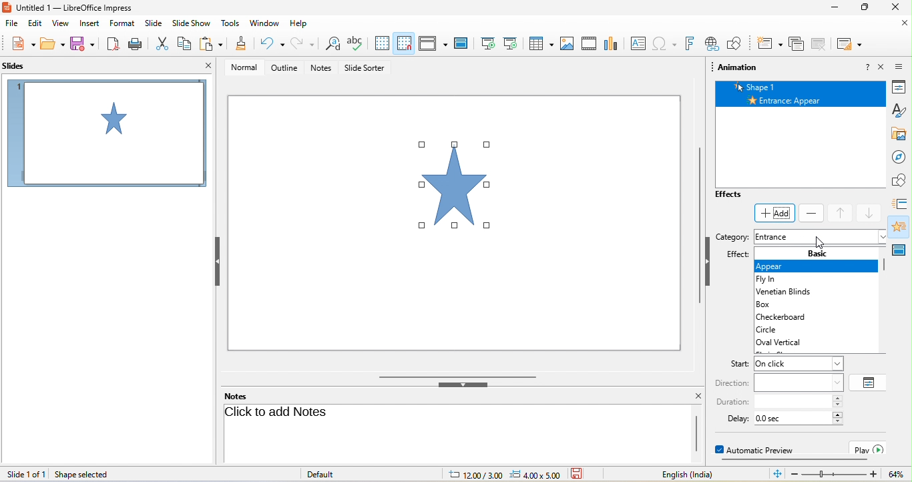  I want to click on snap to grid, so click(404, 41).